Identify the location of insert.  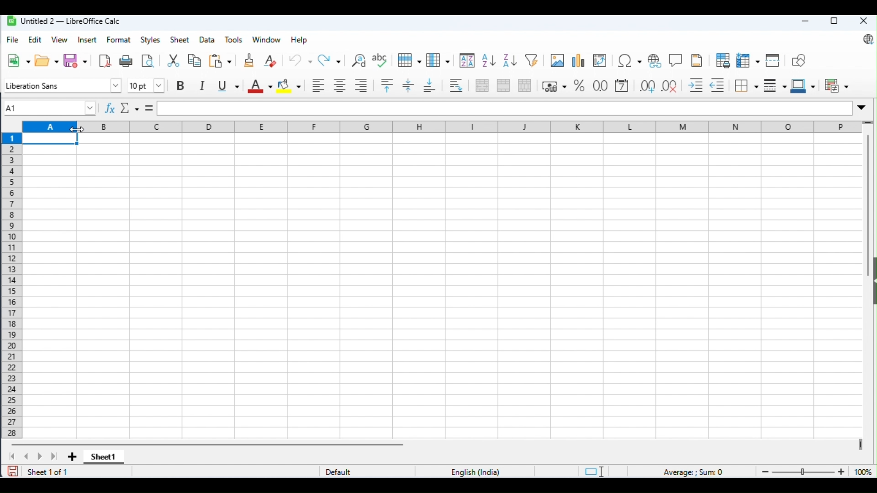
(88, 41).